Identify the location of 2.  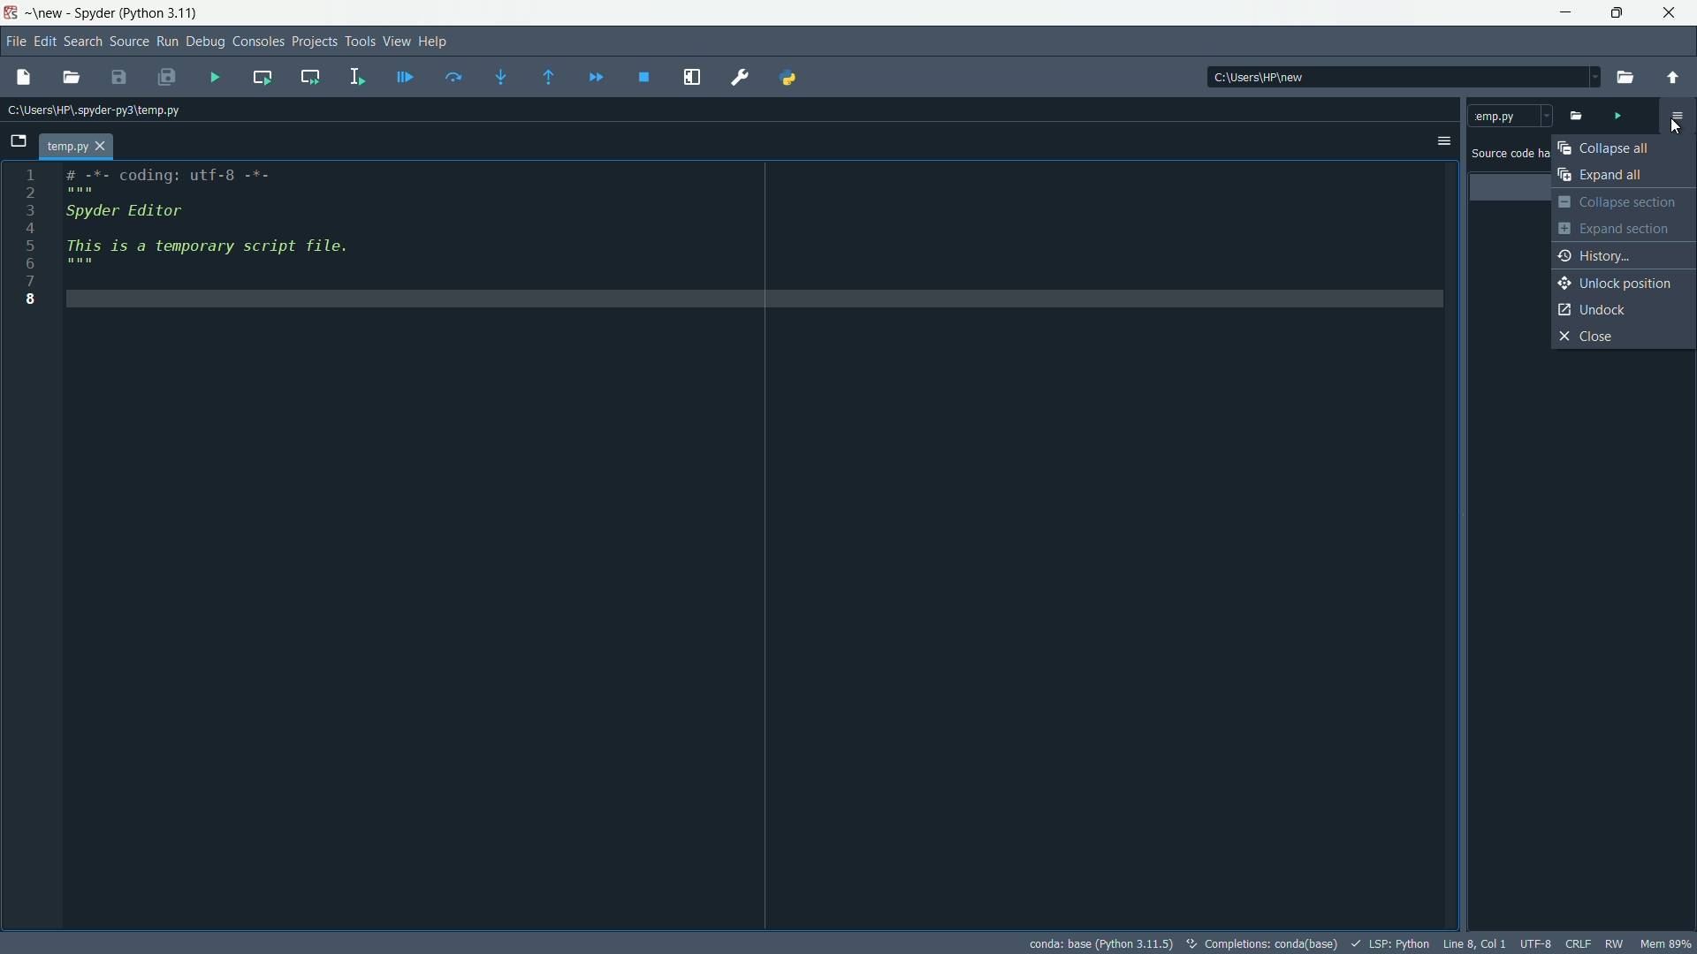
(33, 192).